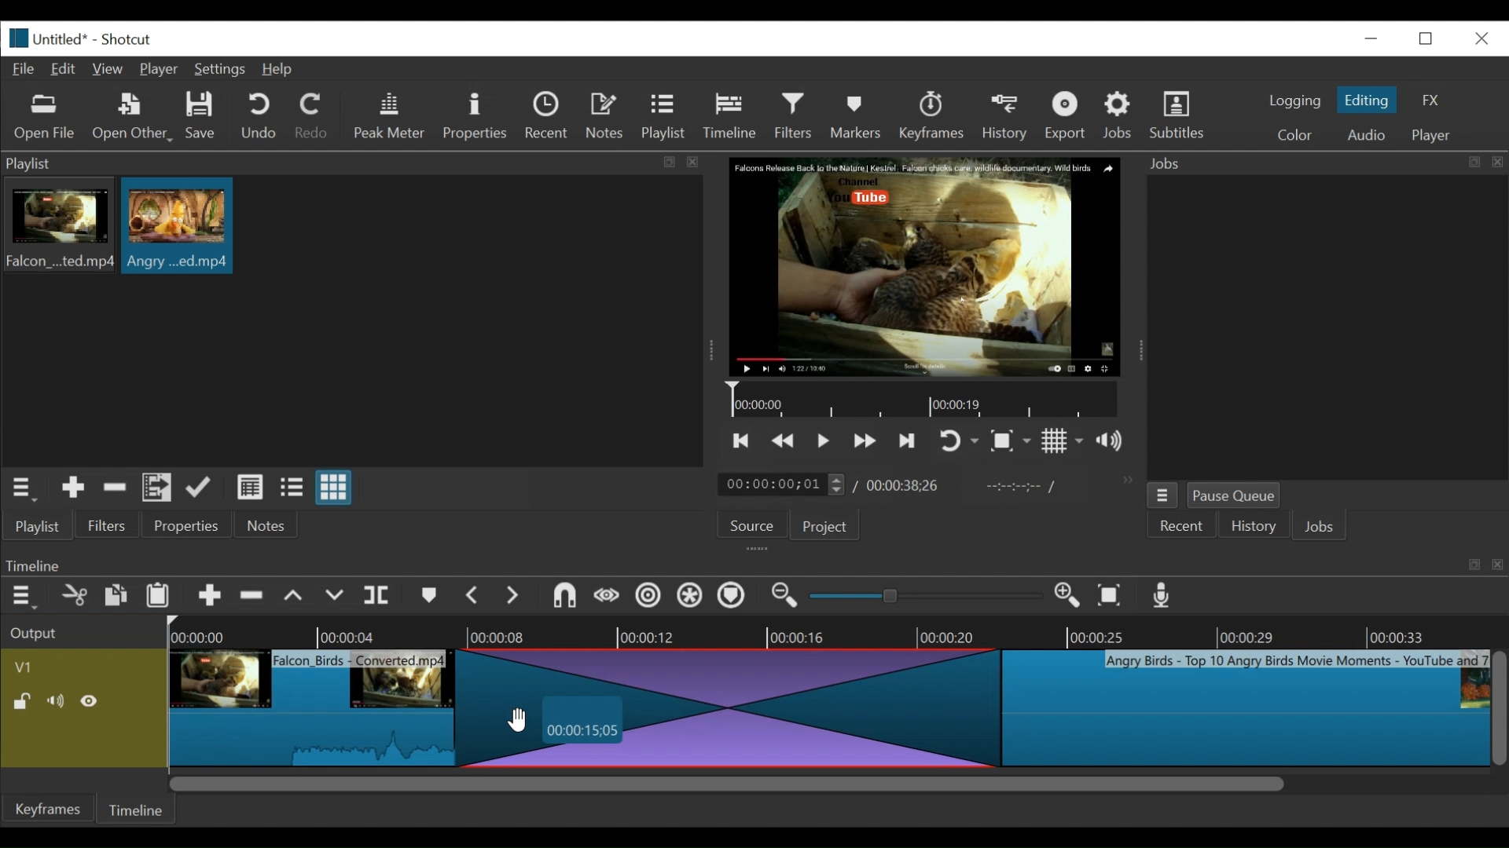 The image size is (1509, 848). I want to click on View, so click(109, 69).